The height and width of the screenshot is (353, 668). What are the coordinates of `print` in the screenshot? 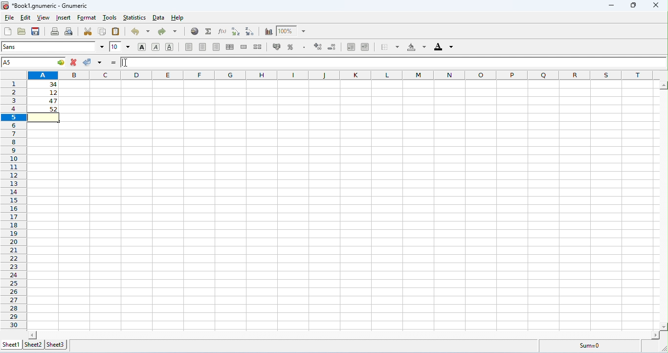 It's located at (55, 31).